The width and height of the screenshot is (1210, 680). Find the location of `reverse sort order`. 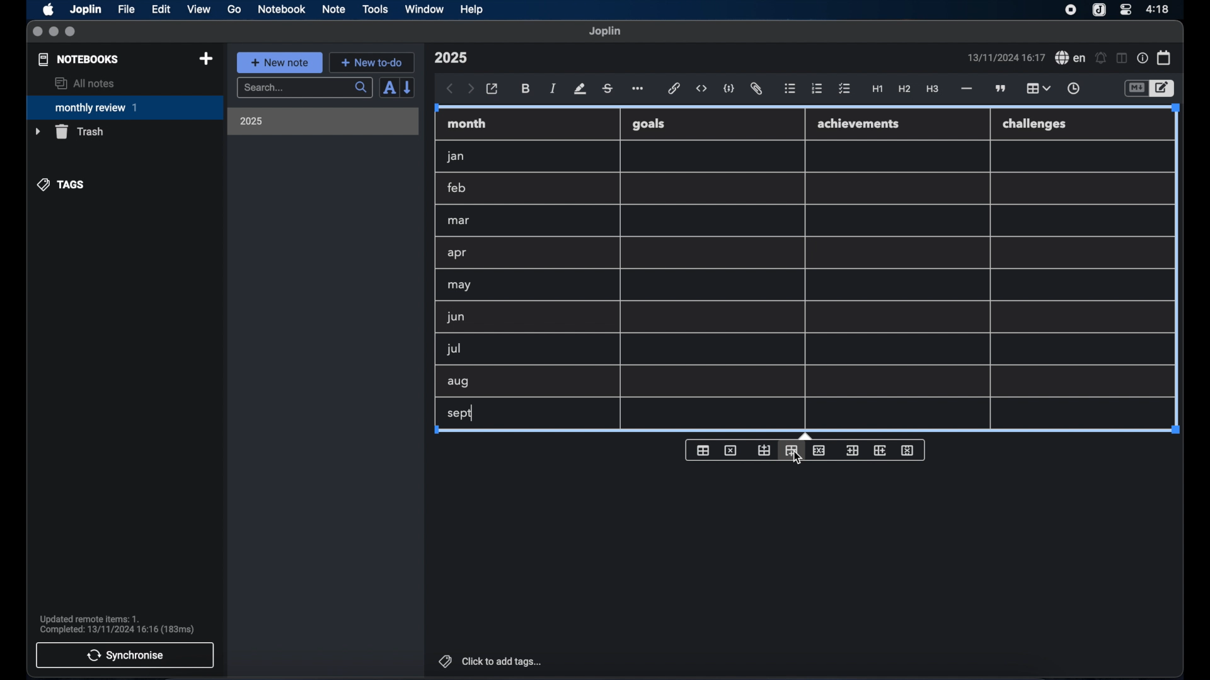

reverse sort order is located at coordinates (408, 87).